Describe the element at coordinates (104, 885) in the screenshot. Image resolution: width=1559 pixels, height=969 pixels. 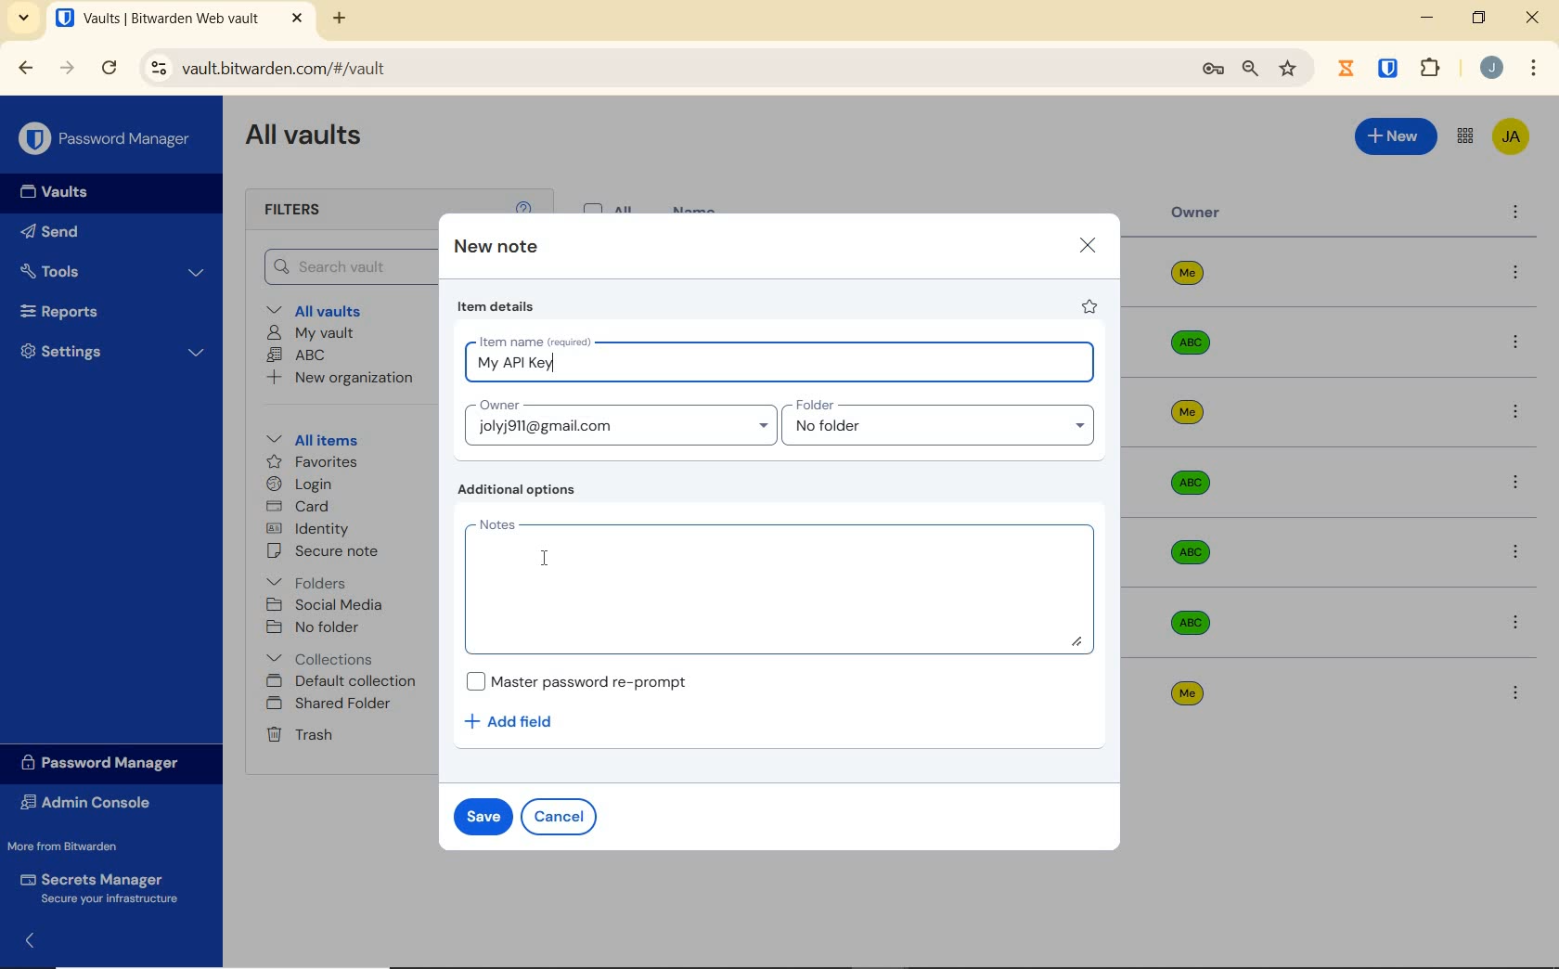
I see `Secrets Manager` at that location.